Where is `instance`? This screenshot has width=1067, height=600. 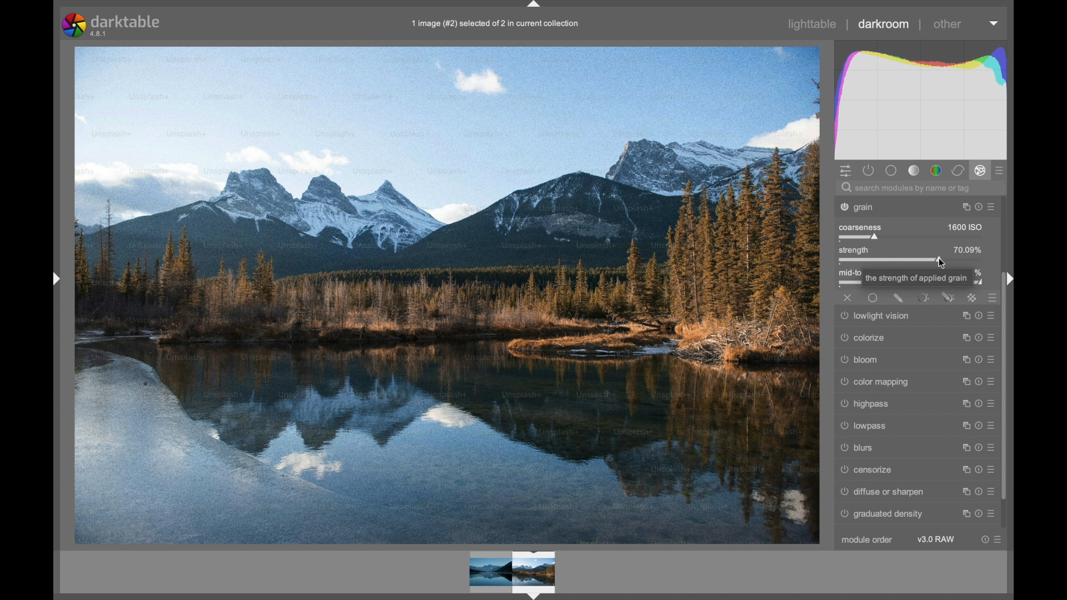 instance is located at coordinates (962, 381).